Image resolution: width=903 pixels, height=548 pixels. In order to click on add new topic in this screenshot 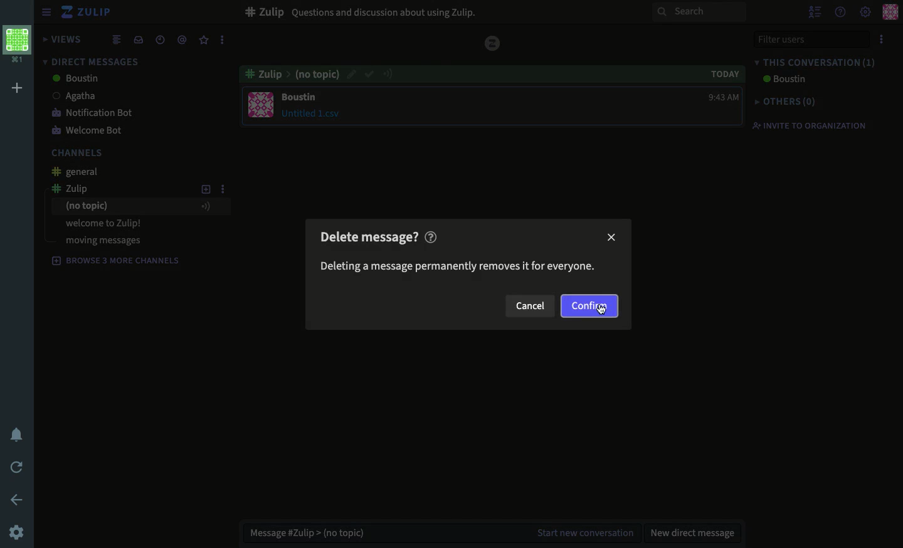, I will do `click(205, 191)`.